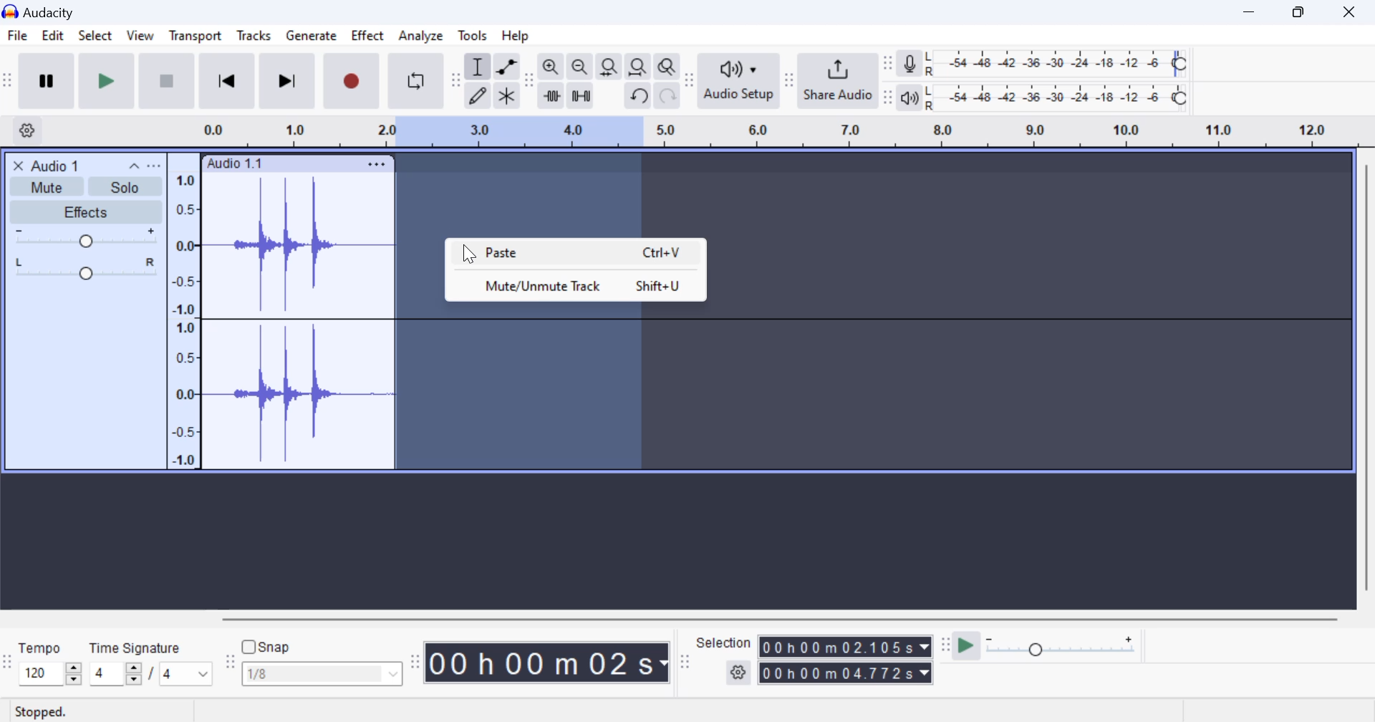 Image resolution: width=1375 pixels, height=722 pixels. What do you see at coordinates (85, 212) in the screenshot?
I see `Effects` at bounding box center [85, 212].